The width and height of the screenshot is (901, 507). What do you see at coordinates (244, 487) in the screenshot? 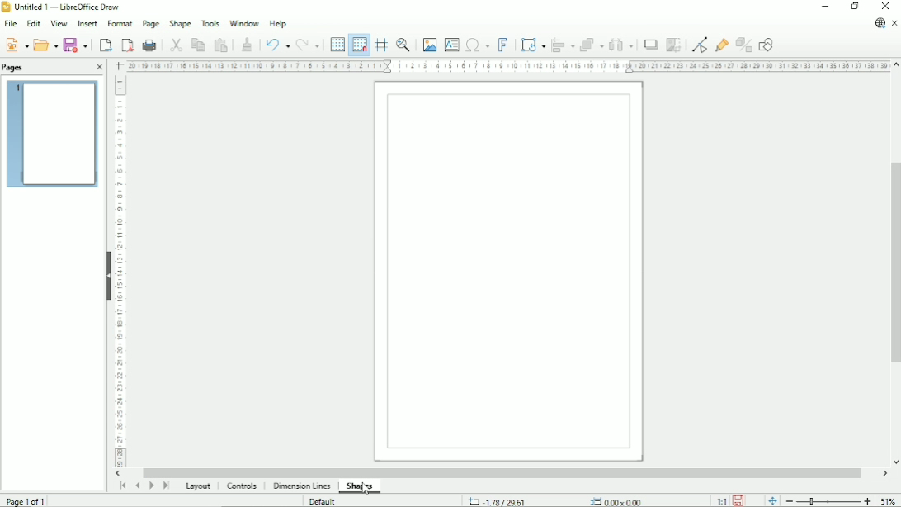
I see `Controls` at bounding box center [244, 487].